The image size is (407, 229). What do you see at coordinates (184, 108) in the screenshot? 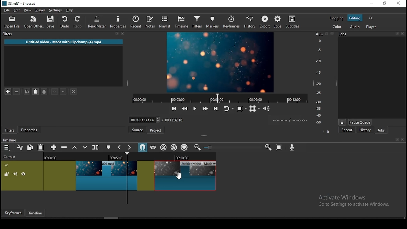
I see `play quickly backward` at bounding box center [184, 108].